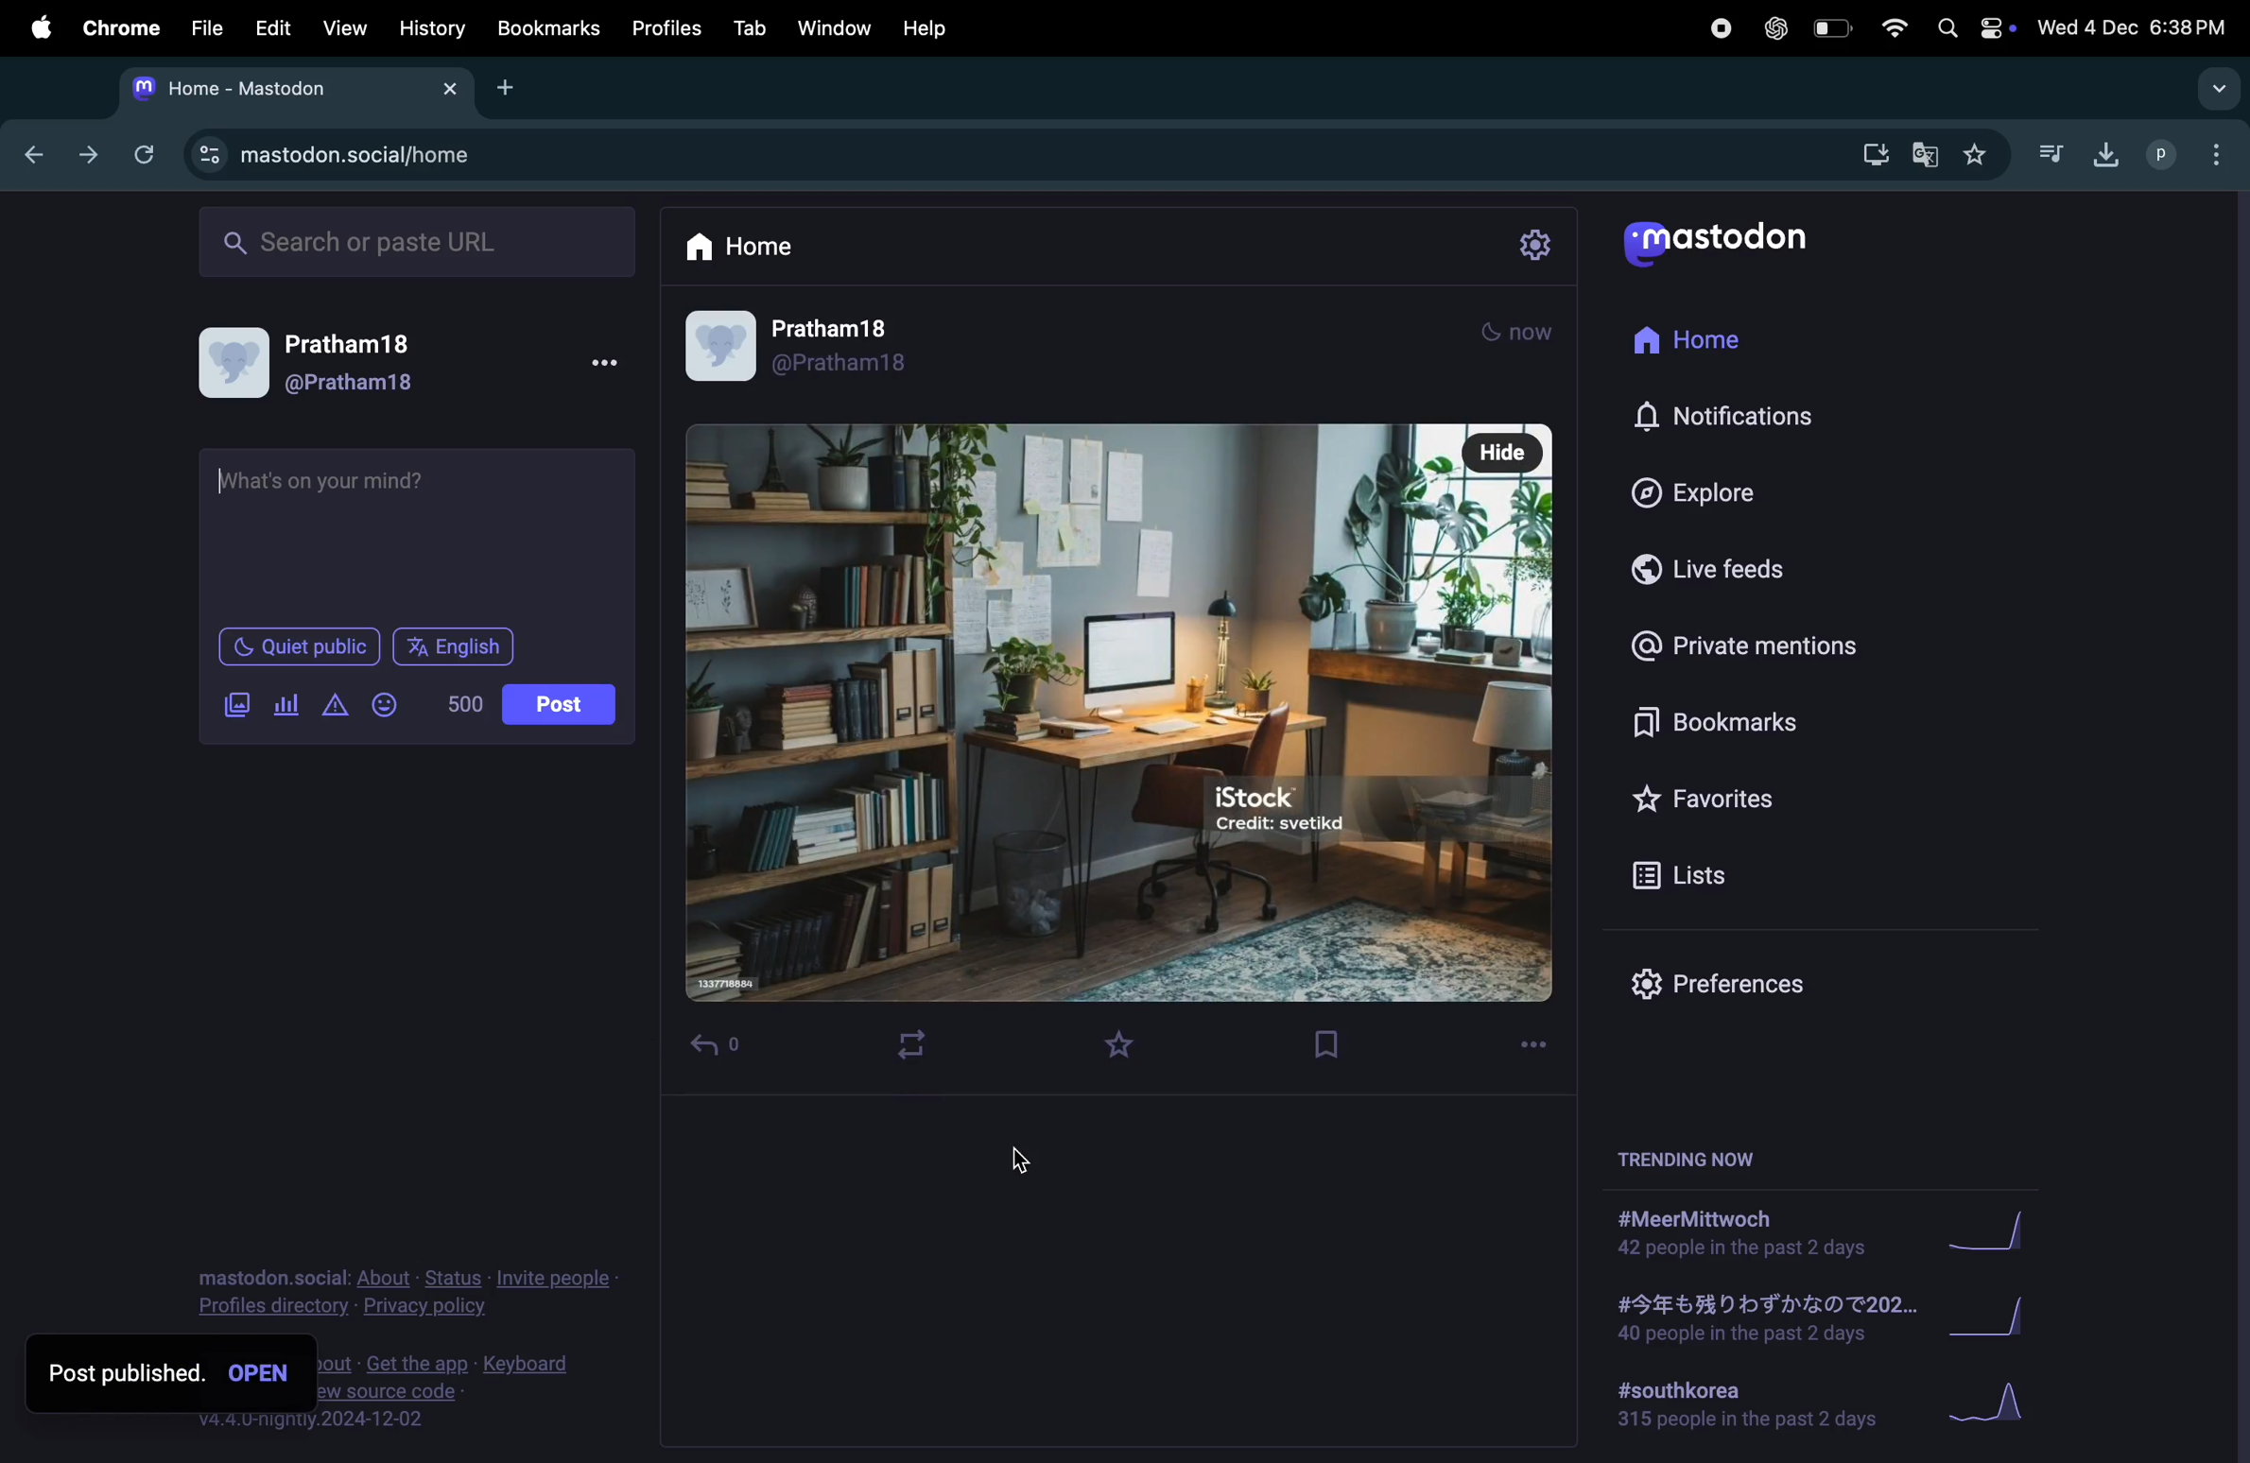 The image size is (2250, 1463). I want to click on favourites, so click(1979, 155).